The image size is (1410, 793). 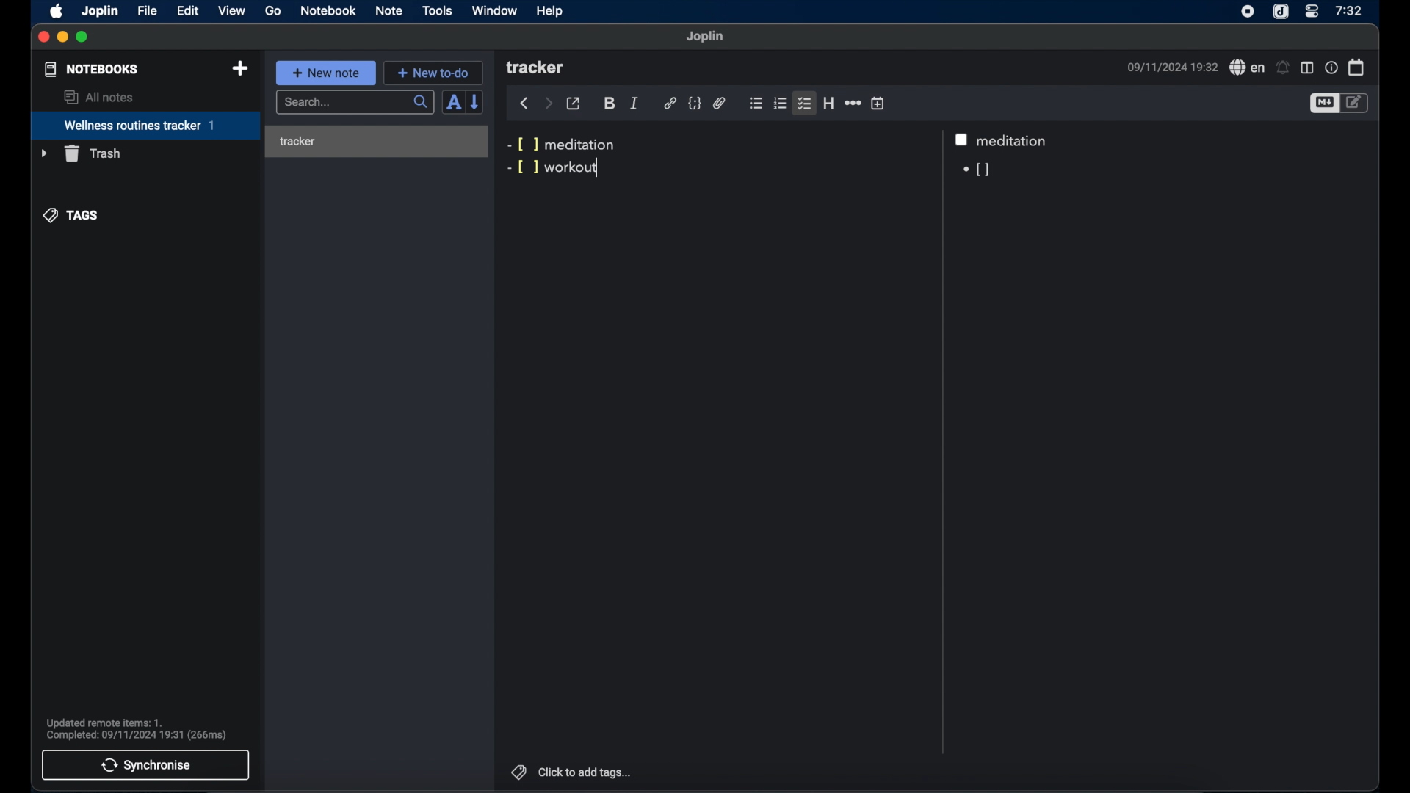 I want to click on notebook, so click(x=328, y=11).